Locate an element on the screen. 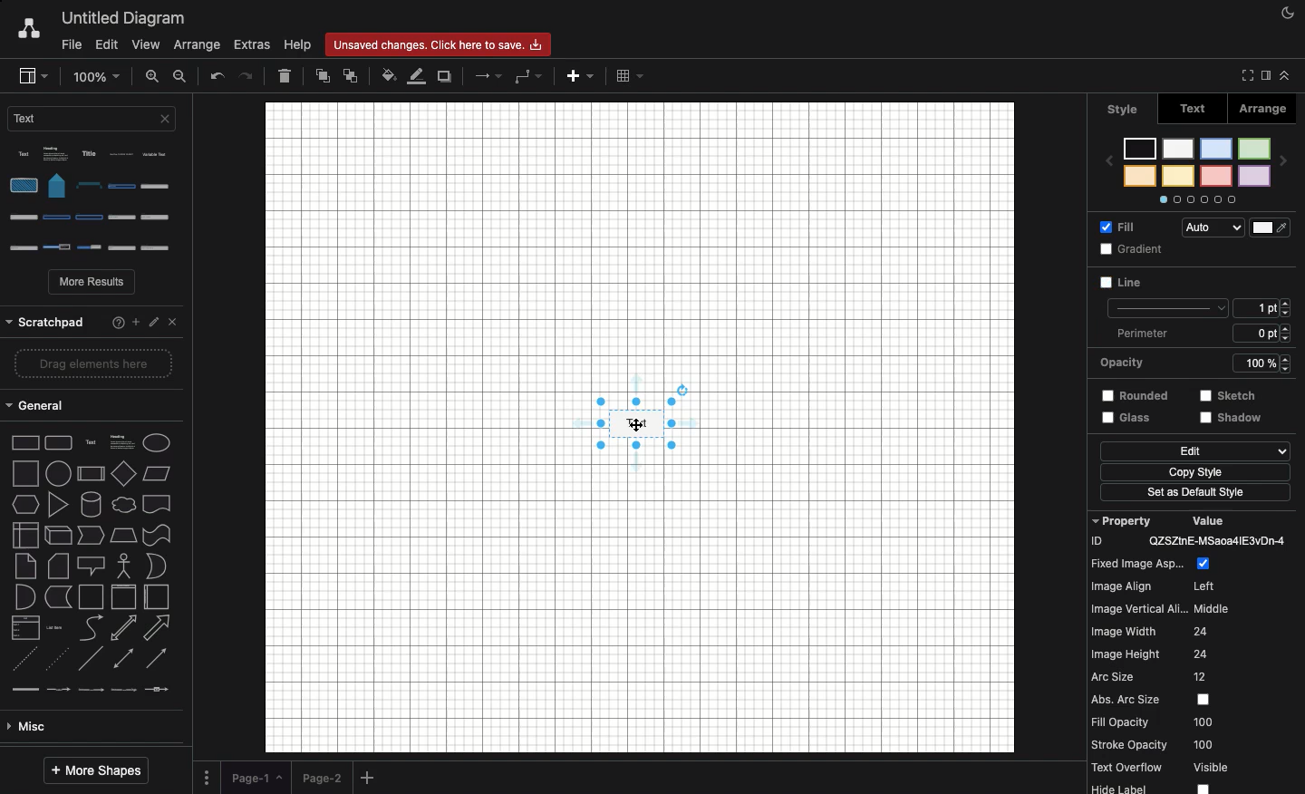  Draw.io is located at coordinates (28, 30).